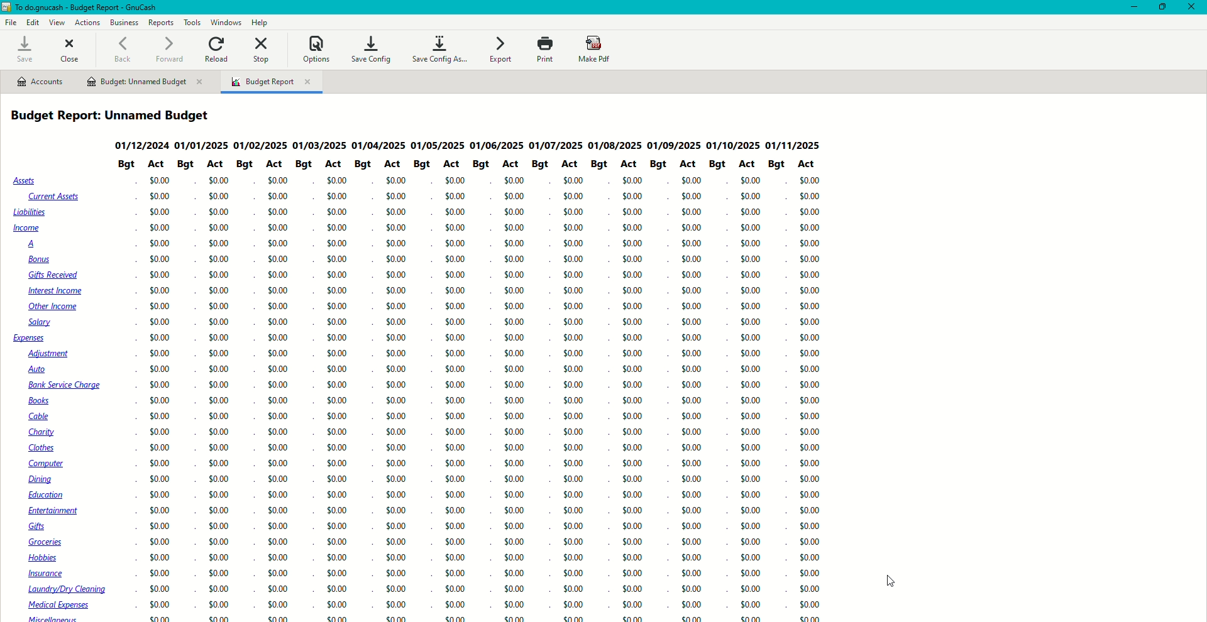 The height and width of the screenshot is (622, 1207). Describe the element at coordinates (316, 48) in the screenshot. I see `Options` at that location.